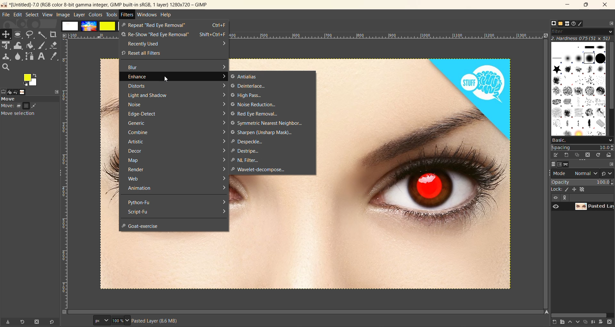 The image size is (615, 327). I want to click on artistic, so click(175, 142).